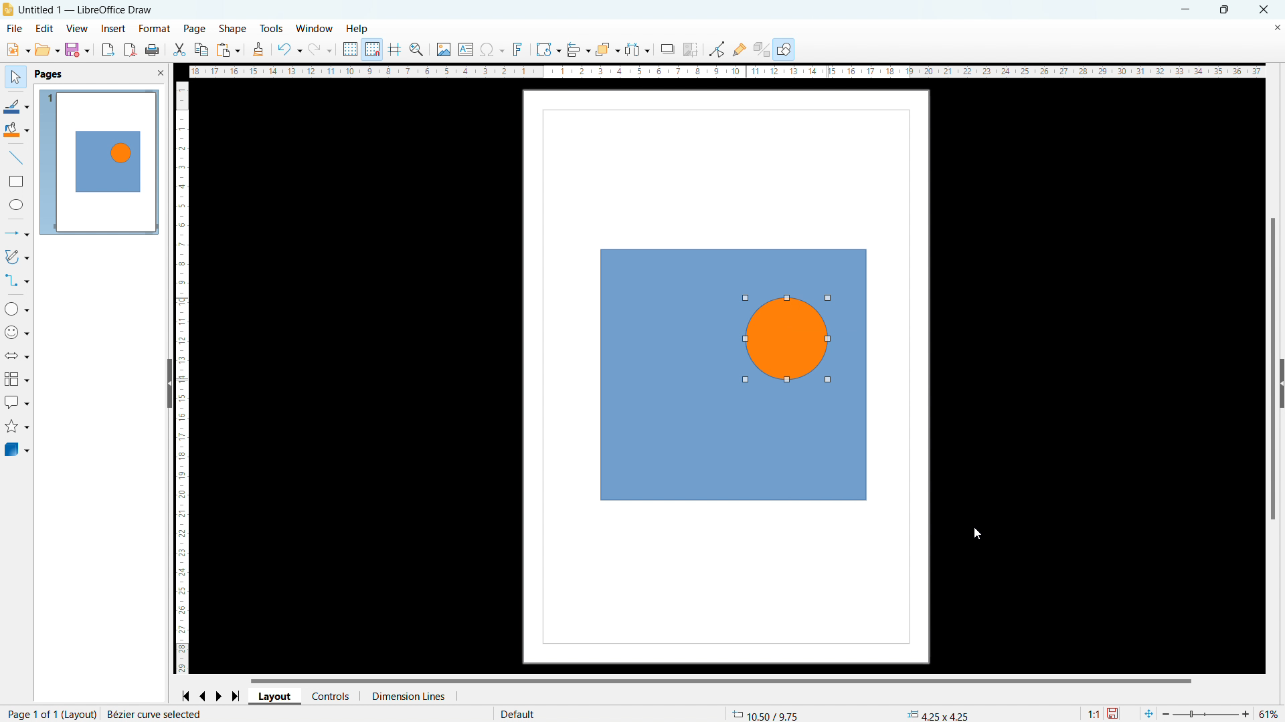 The height and width of the screenshot is (722, 1285). I want to click on logo, so click(9, 9).